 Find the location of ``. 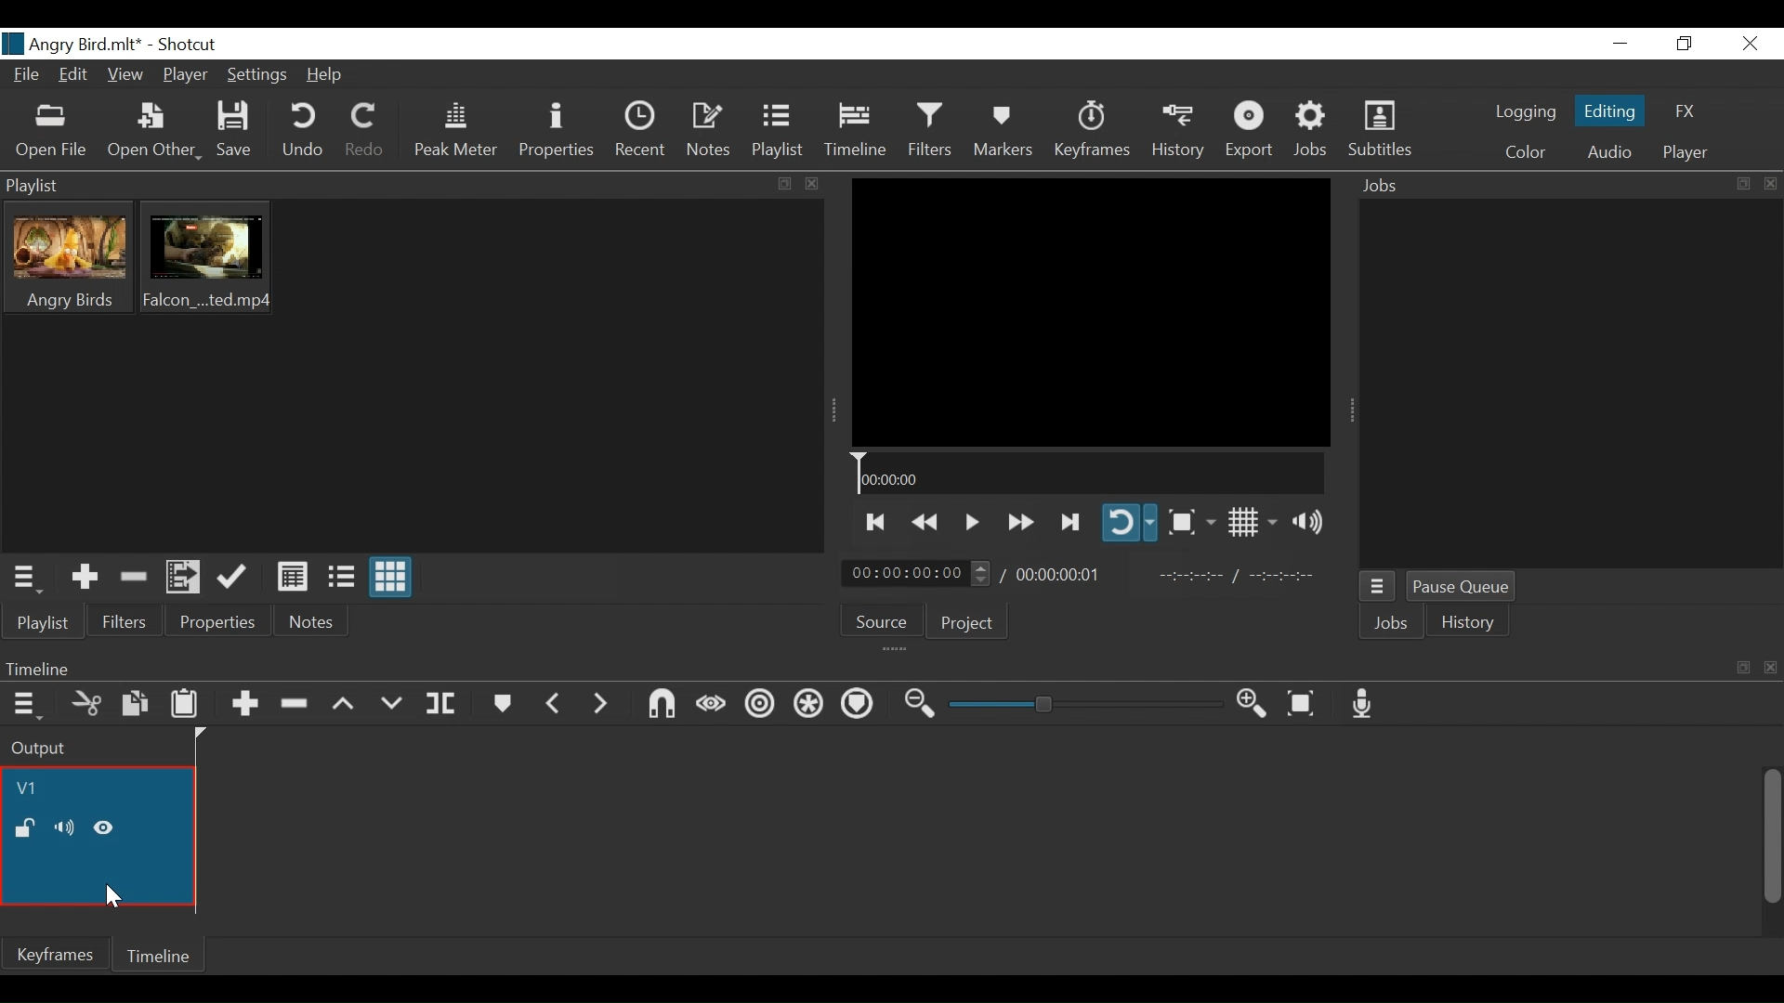

 is located at coordinates (1525, 152).